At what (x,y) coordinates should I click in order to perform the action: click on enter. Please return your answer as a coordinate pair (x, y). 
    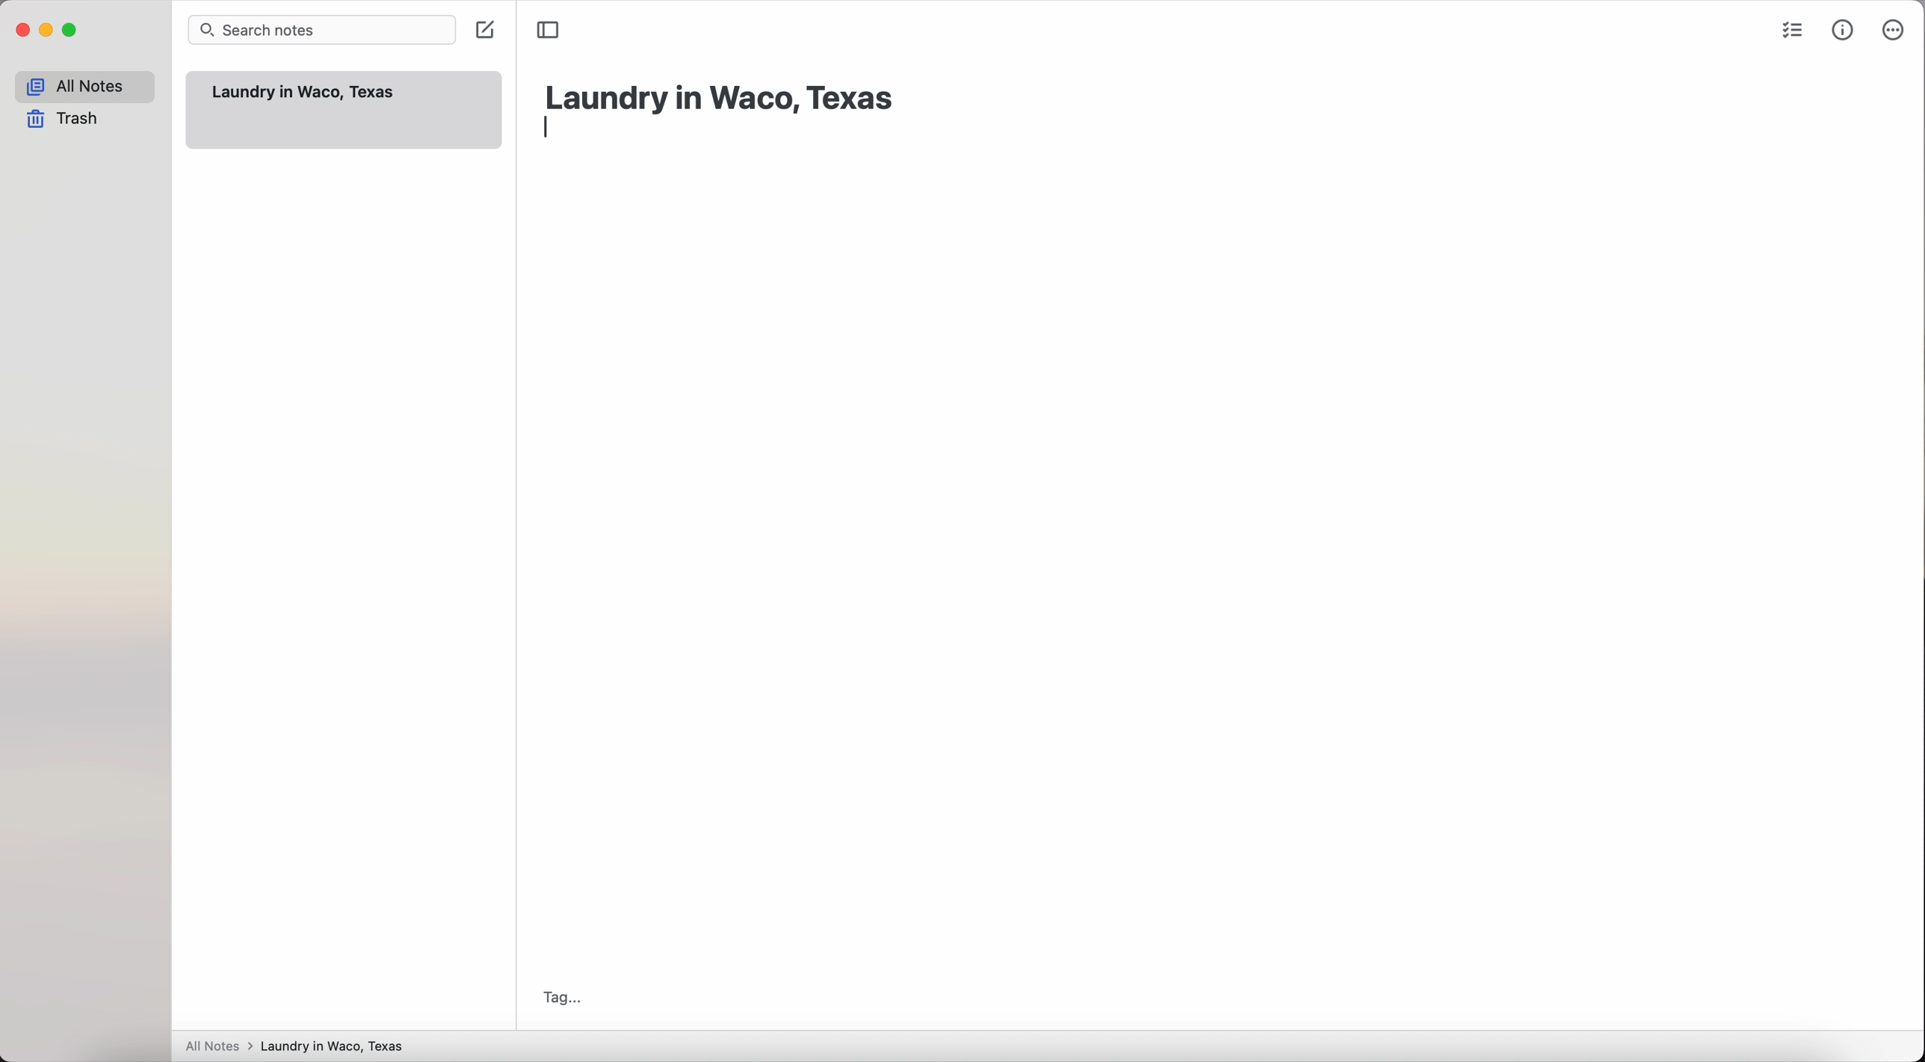
    Looking at the image, I should click on (550, 134).